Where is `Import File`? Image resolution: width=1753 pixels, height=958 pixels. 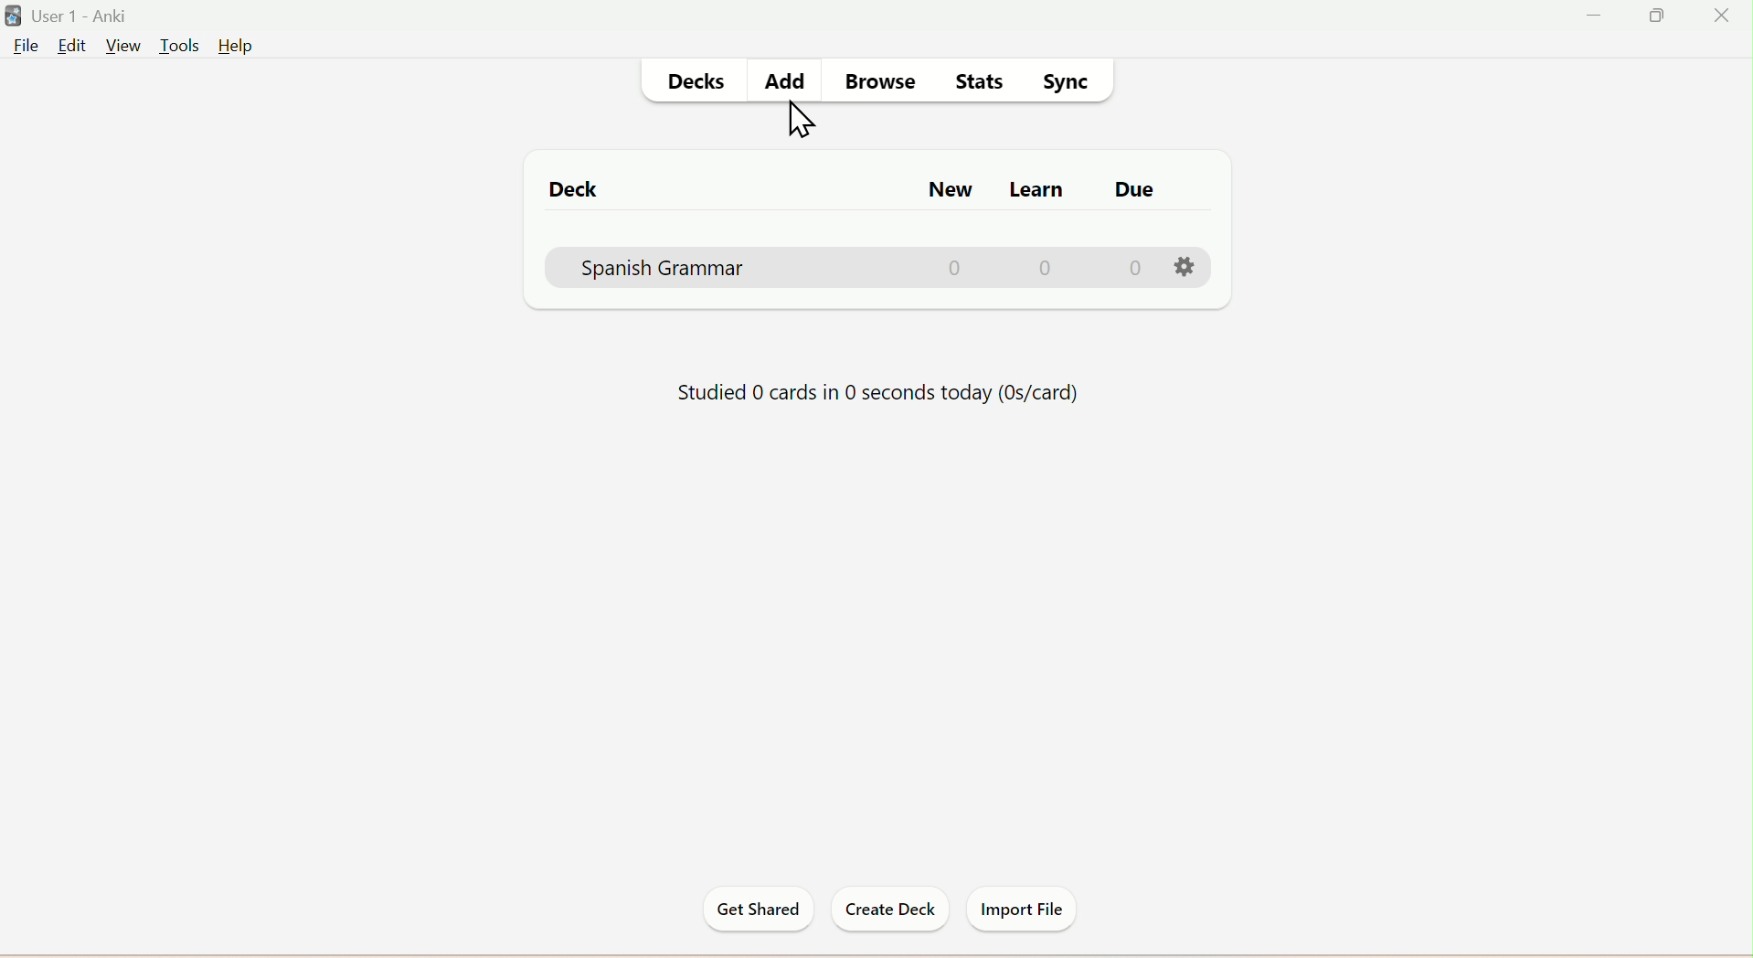 Import File is located at coordinates (1020, 907).